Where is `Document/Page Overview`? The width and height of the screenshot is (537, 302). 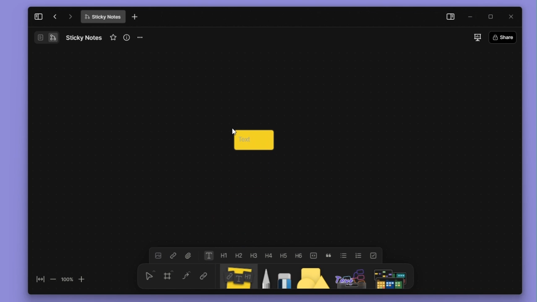 Document/Page Overview is located at coordinates (38, 38).